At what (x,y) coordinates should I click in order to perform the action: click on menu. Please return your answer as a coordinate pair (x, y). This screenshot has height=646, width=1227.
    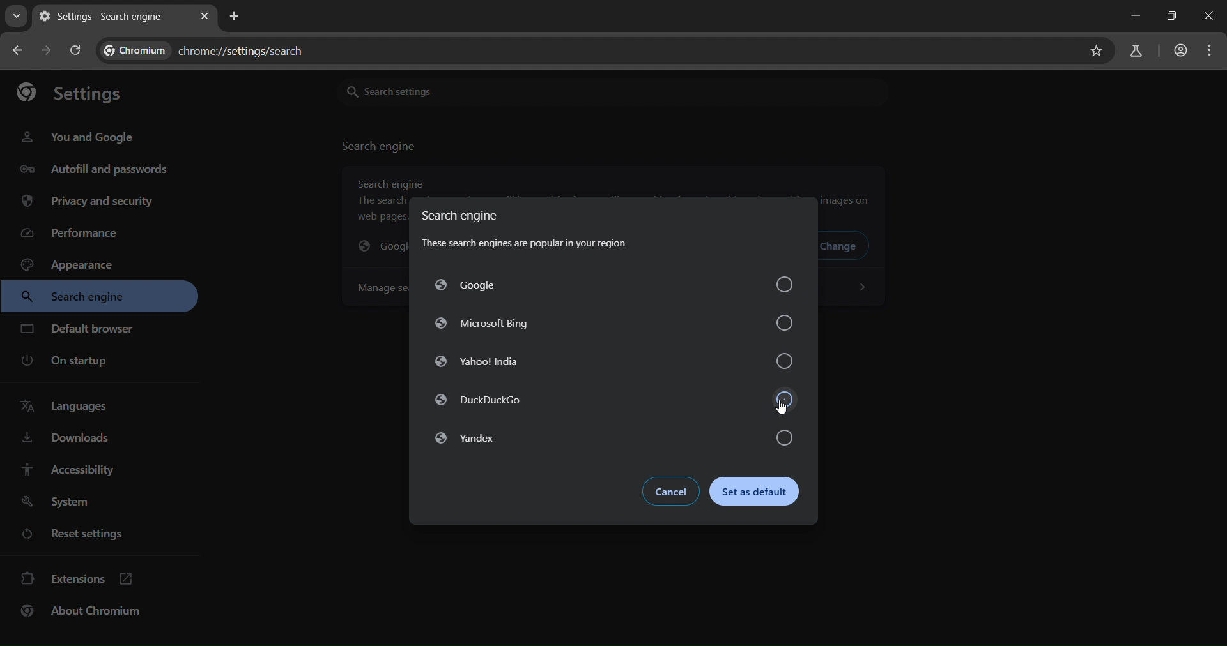
    Looking at the image, I should click on (1210, 51).